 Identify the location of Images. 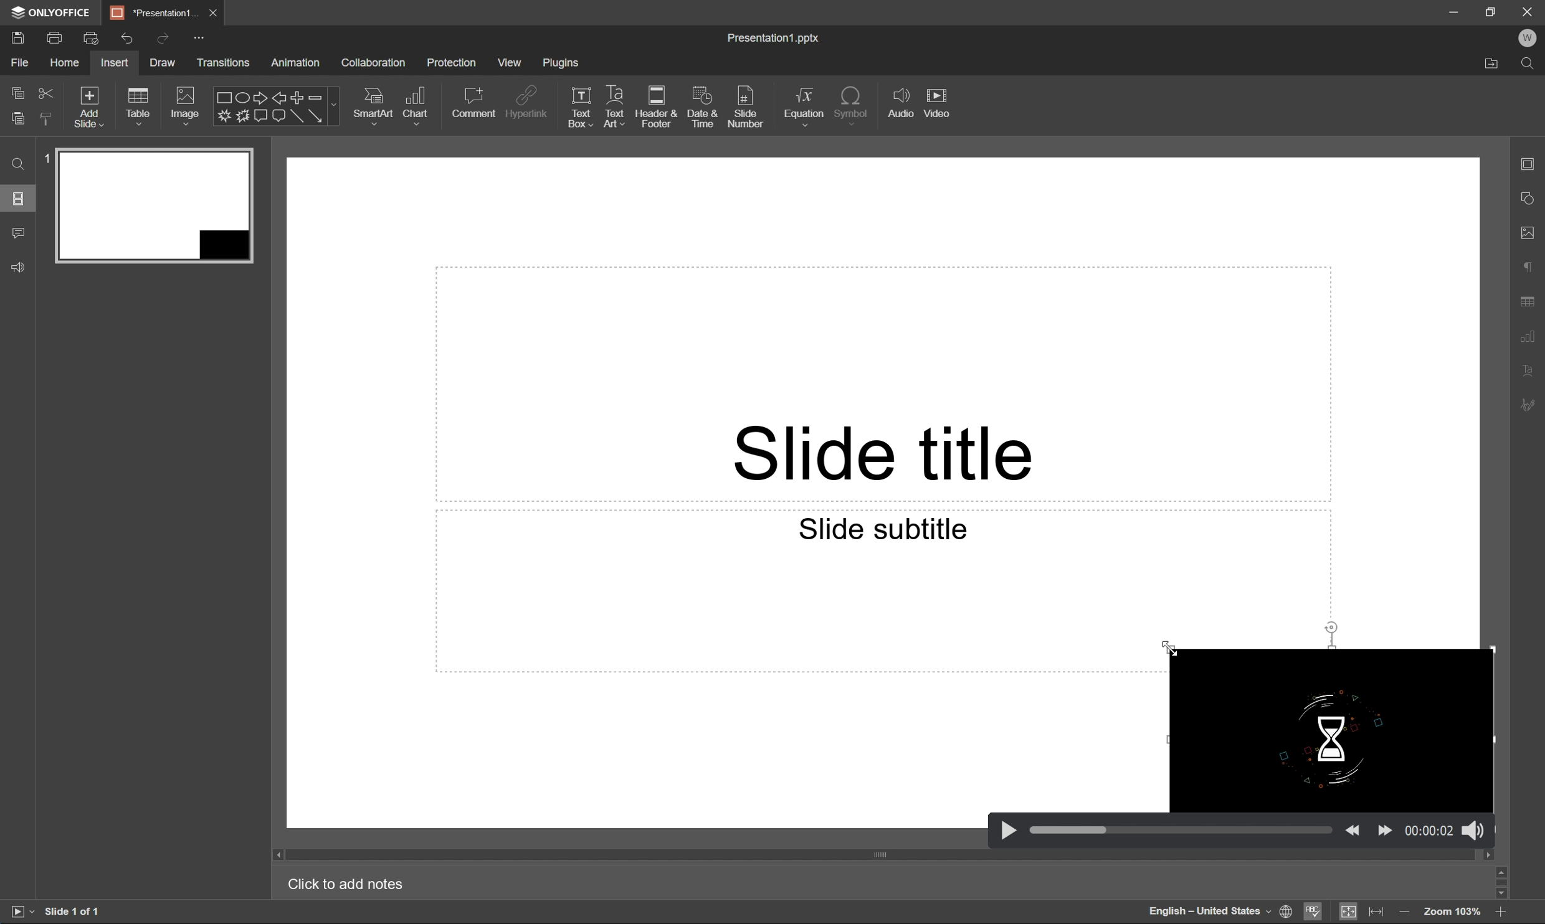
(184, 105).